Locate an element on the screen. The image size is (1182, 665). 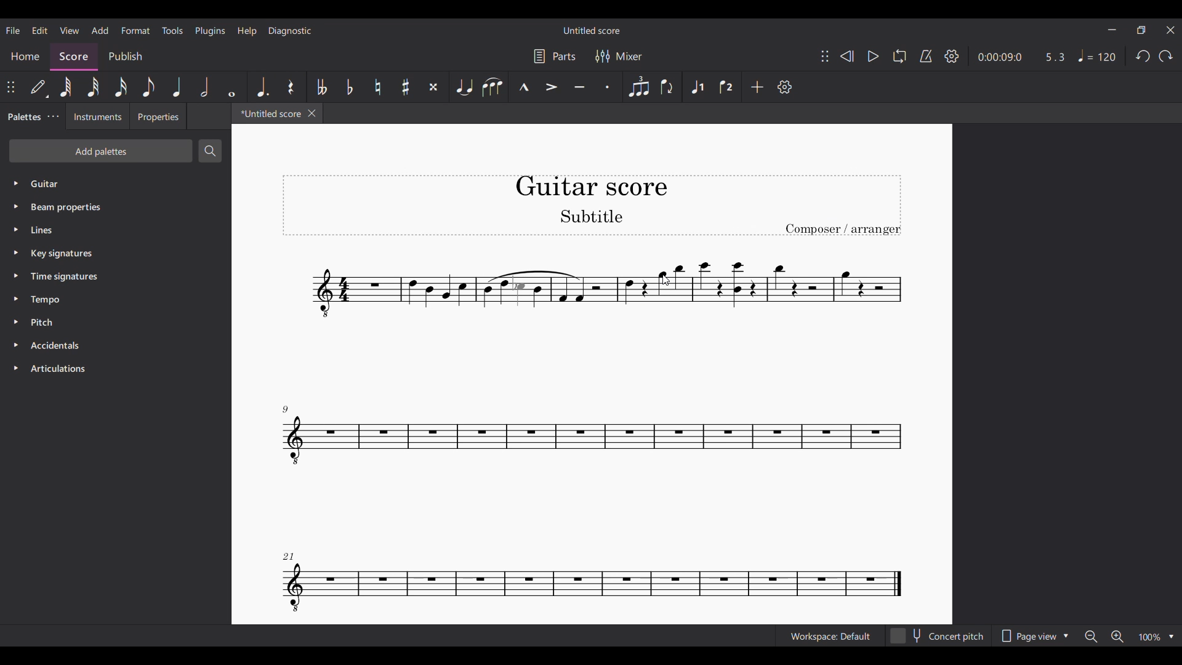
Play is located at coordinates (874, 57).